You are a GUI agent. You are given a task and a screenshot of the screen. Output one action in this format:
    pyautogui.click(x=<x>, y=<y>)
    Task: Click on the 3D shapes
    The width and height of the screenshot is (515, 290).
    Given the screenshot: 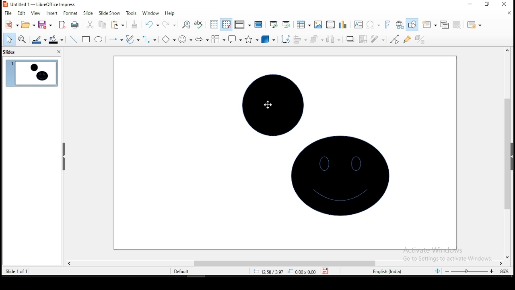 What is the action you would take?
    pyautogui.click(x=268, y=40)
    